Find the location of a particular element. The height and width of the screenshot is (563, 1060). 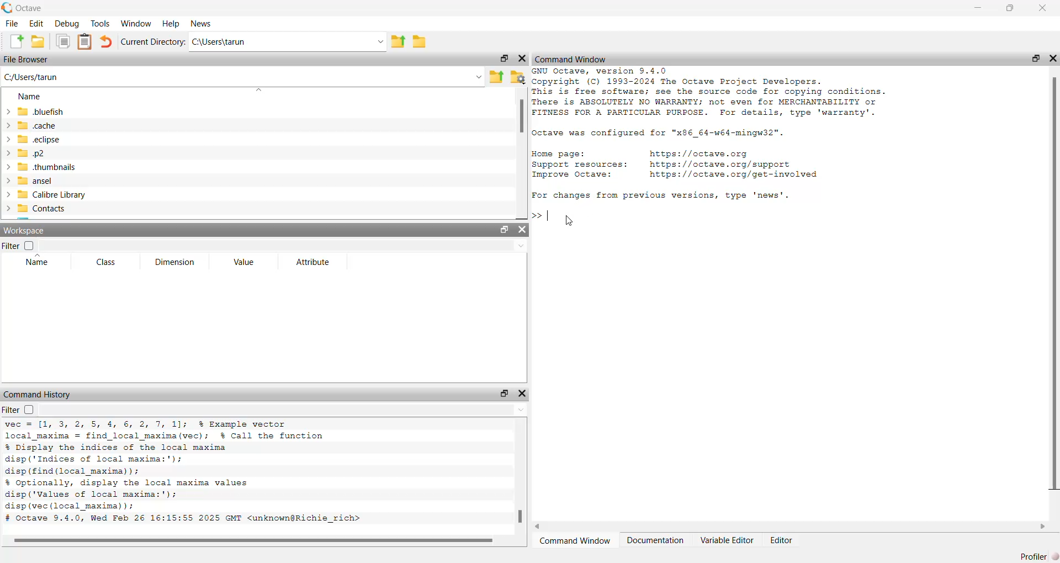

Editor is located at coordinates (781, 539).